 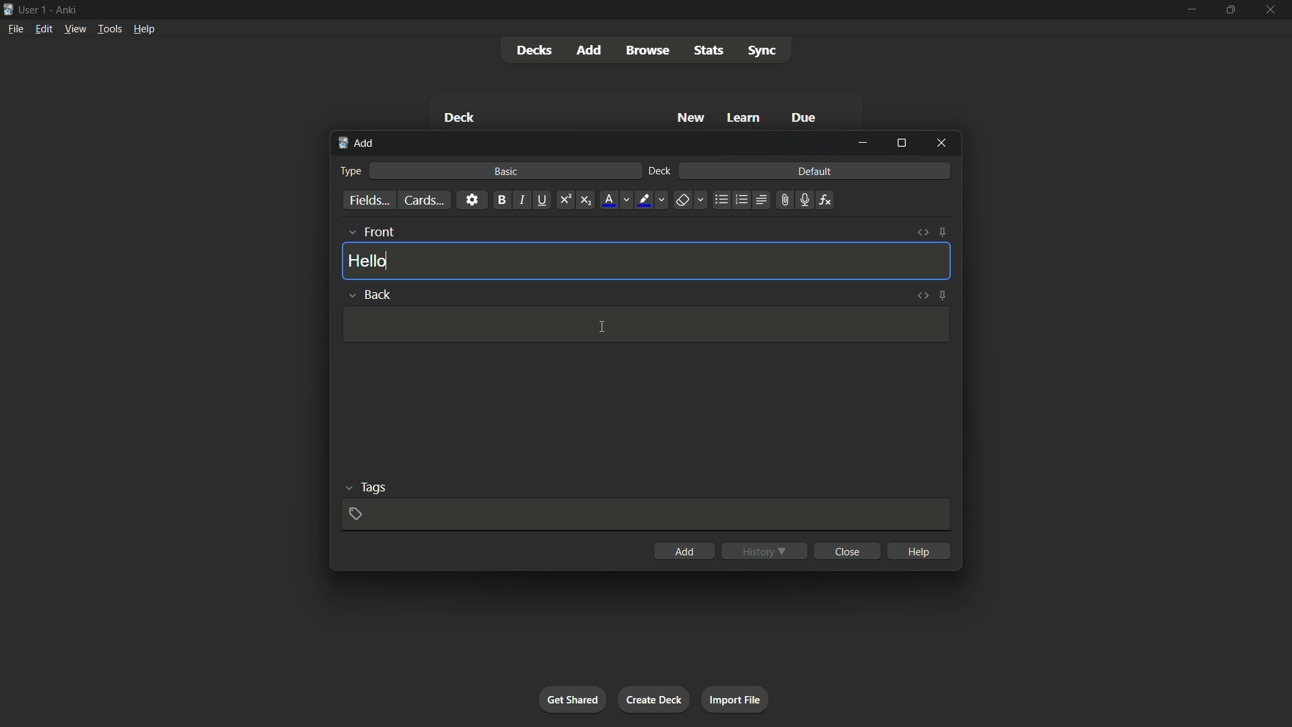 What do you see at coordinates (943, 233) in the screenshot?
I see `toggle sticky` at bounding box center [943, 233].